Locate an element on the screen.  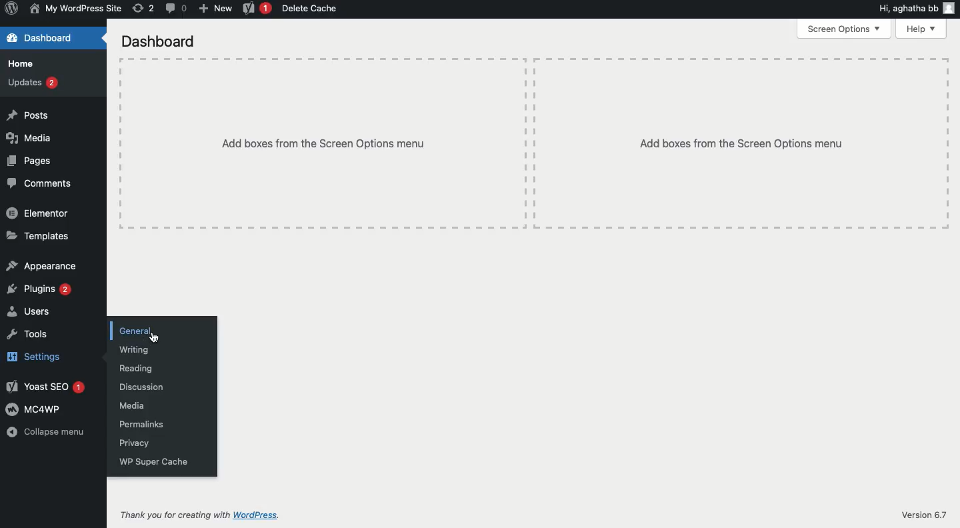
Cursor is located at coordinates (154, 337).